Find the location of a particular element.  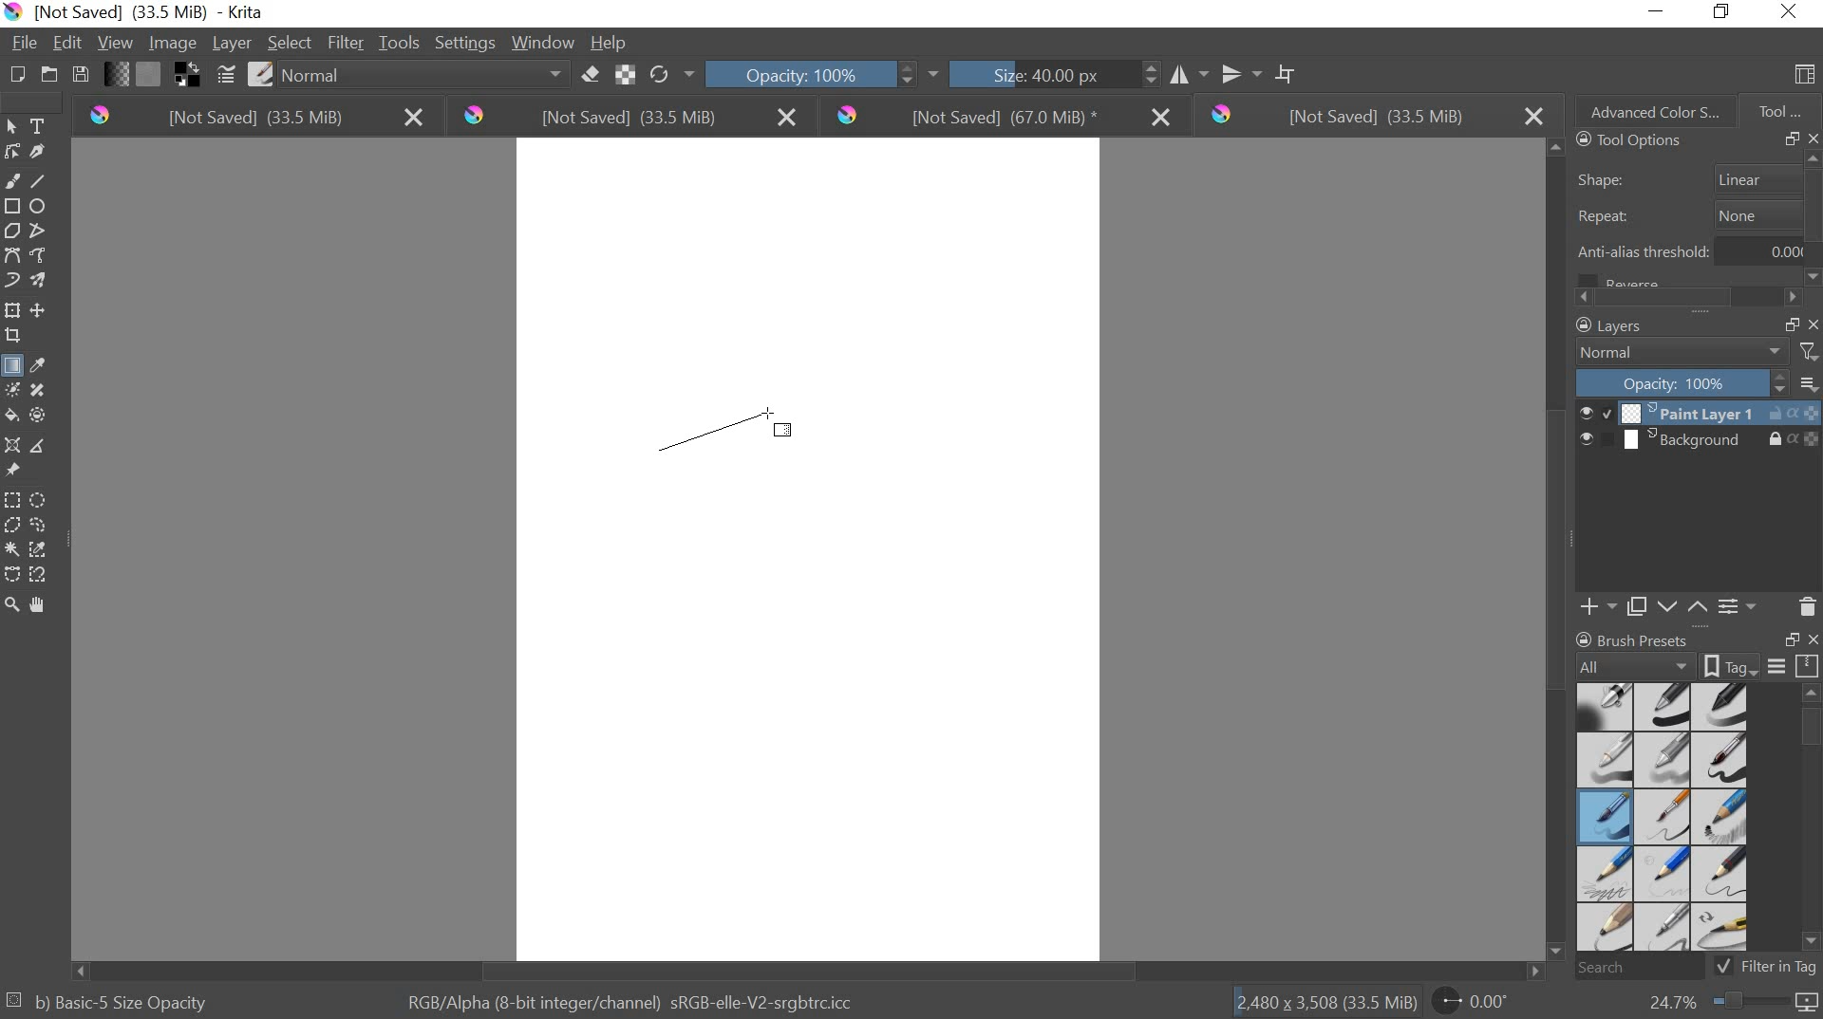

FILTERS is located at coordinates (1808, 351).